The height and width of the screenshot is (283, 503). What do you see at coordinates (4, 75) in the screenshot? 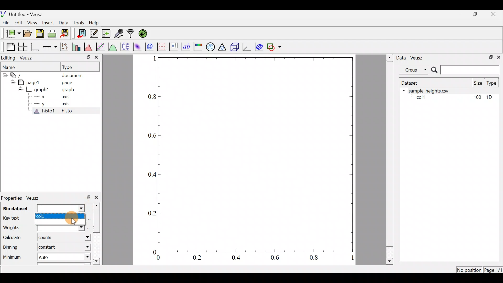
I see `hide` at bounding box center [4, 75].